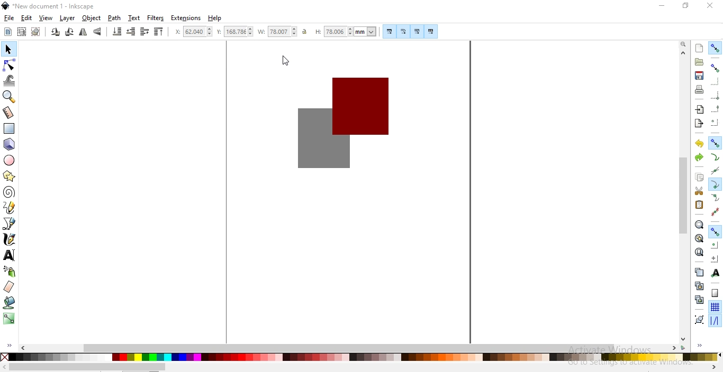 Image resolution: width=723 pixels, height=372 pixels. Describe the element at coordinates (116, 32) in the screenshot. I see `lower selection to bottom` at that location.